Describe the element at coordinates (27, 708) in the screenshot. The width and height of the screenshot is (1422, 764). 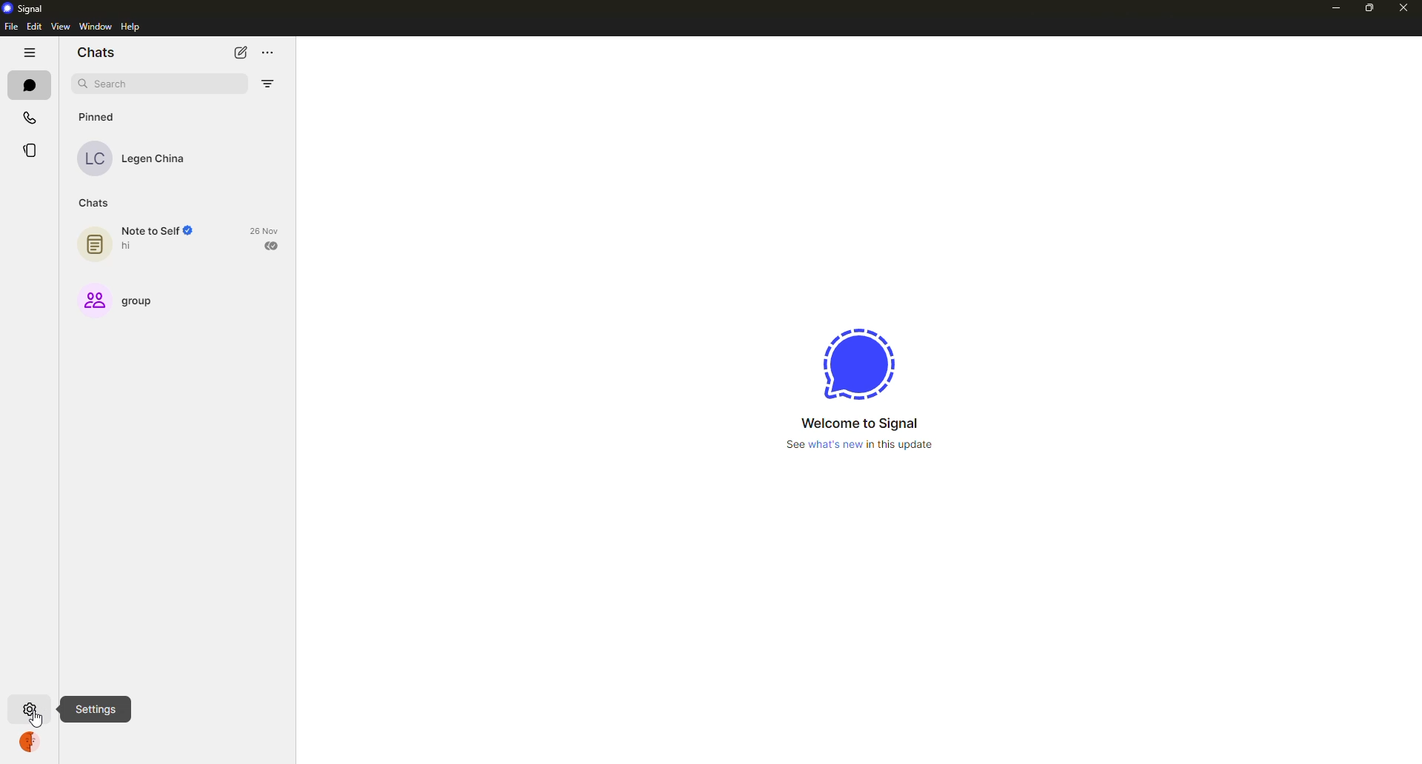
I see `settings` at that location.